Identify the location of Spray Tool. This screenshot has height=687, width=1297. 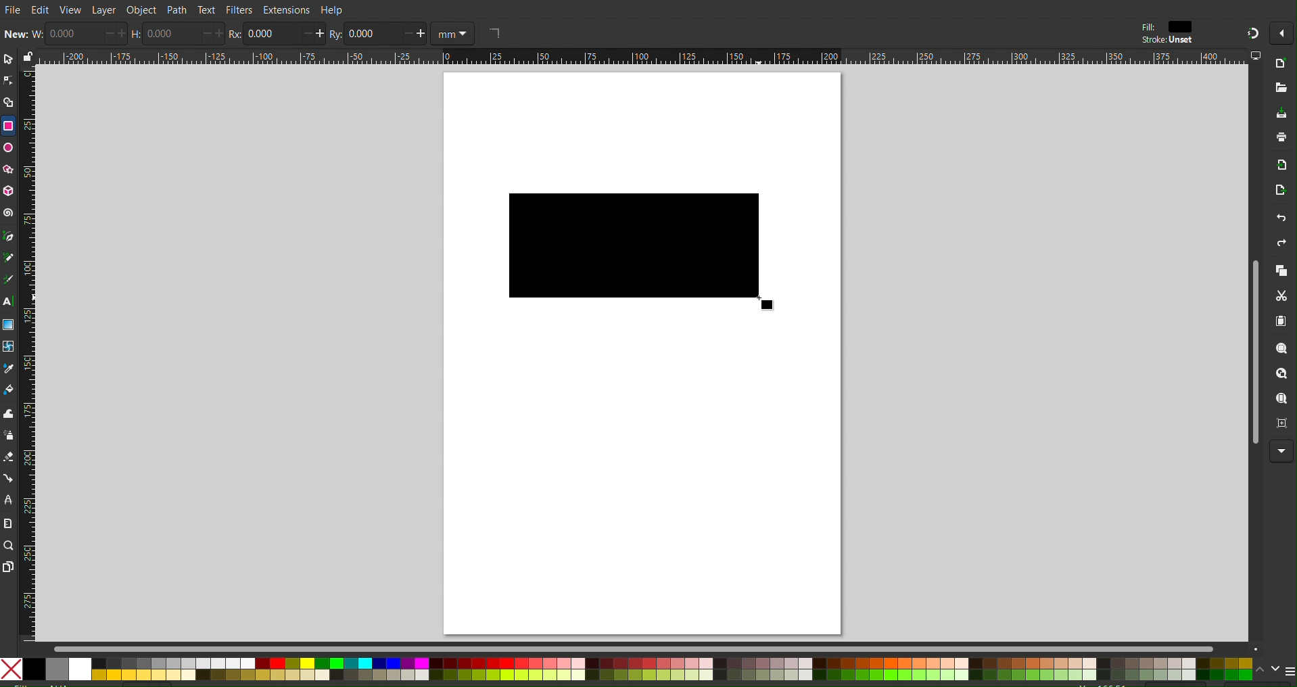
(8, 437).